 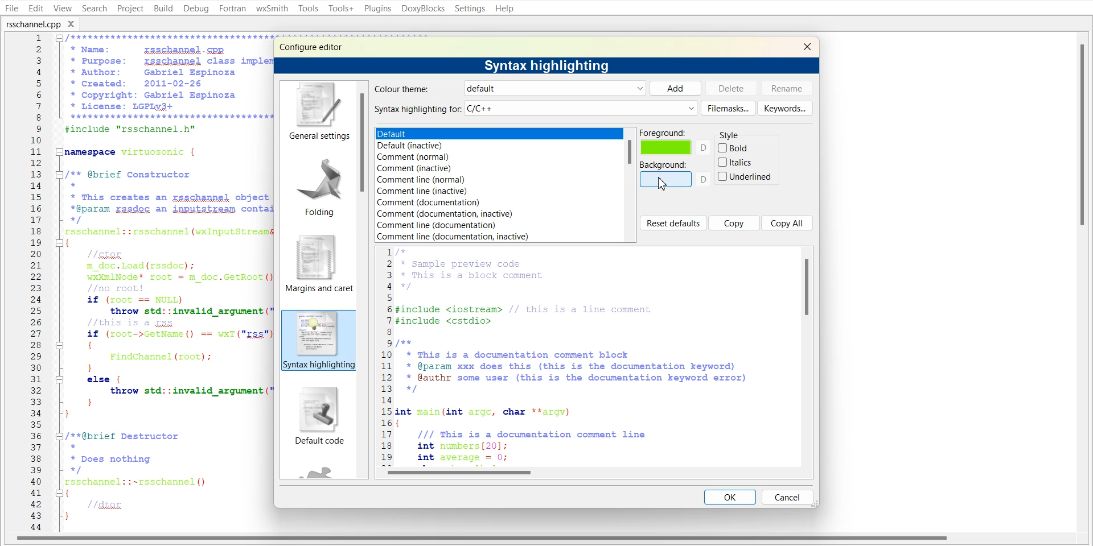 What do you see at coordinates (340, 8) in the screenshot?
I see `Tools+` at bounding box center [340, 8].